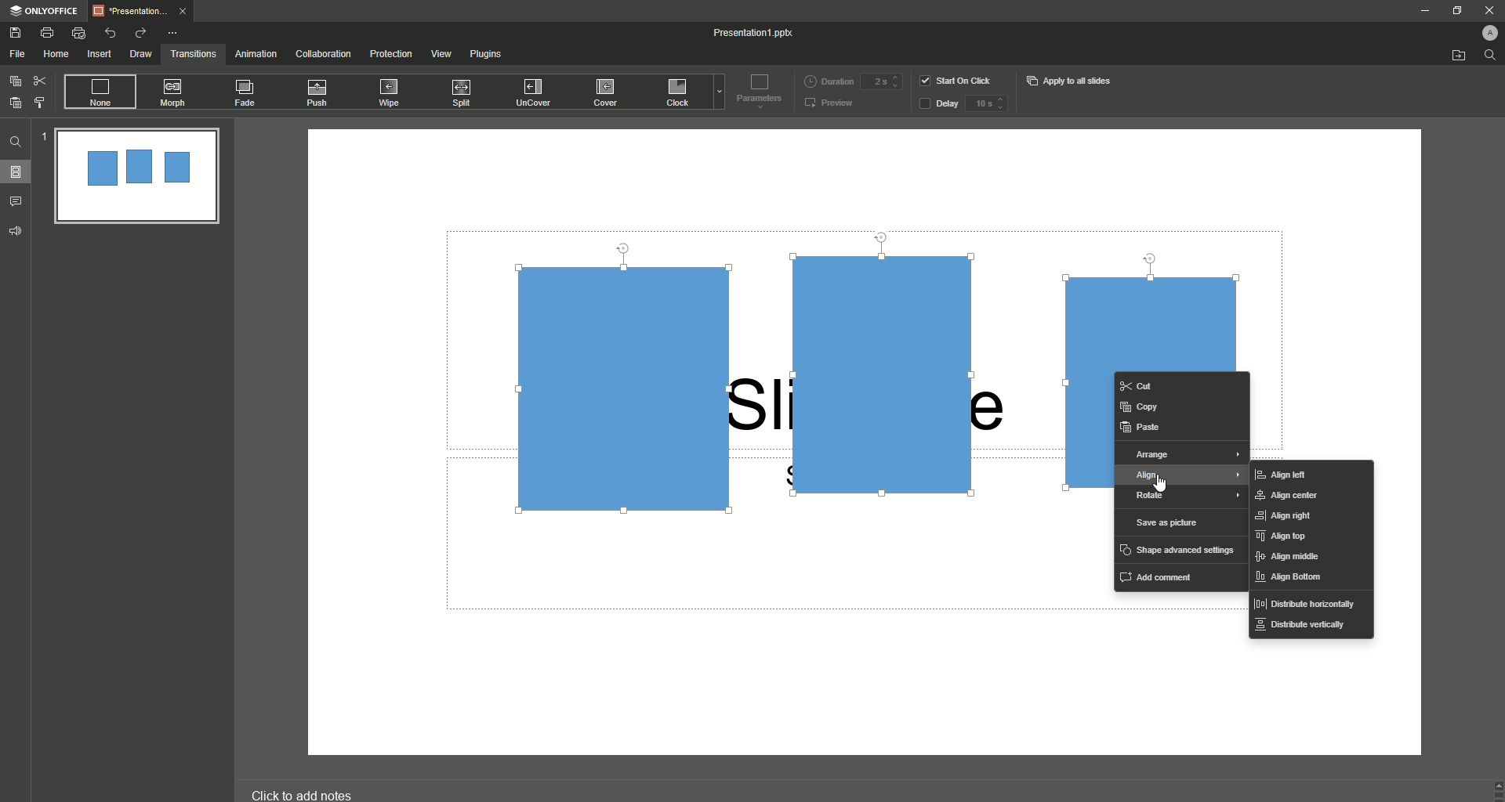  What do you see at coordinates (144, 11) in the screenshot?
I see `Tab 1` at bounding box center [144, 11].